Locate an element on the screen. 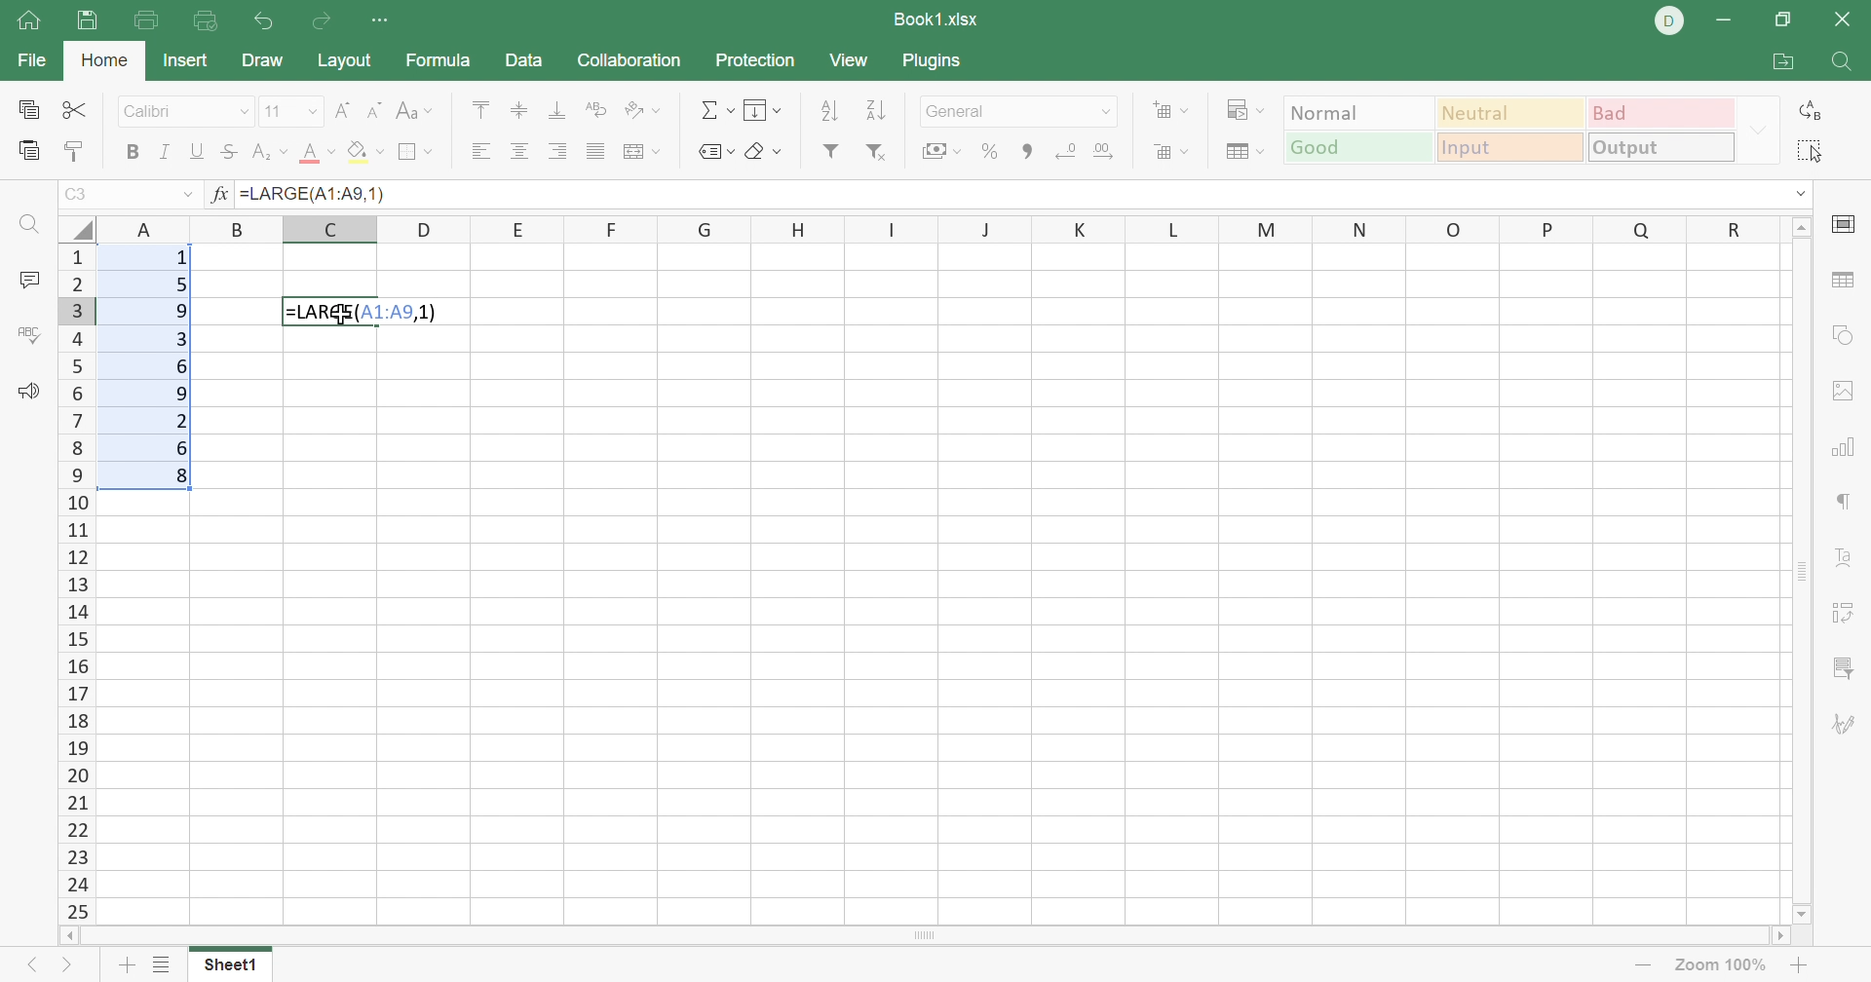 This screenshot has height=982, width=1871. Drop Down is located at coordinates (1104, 114).